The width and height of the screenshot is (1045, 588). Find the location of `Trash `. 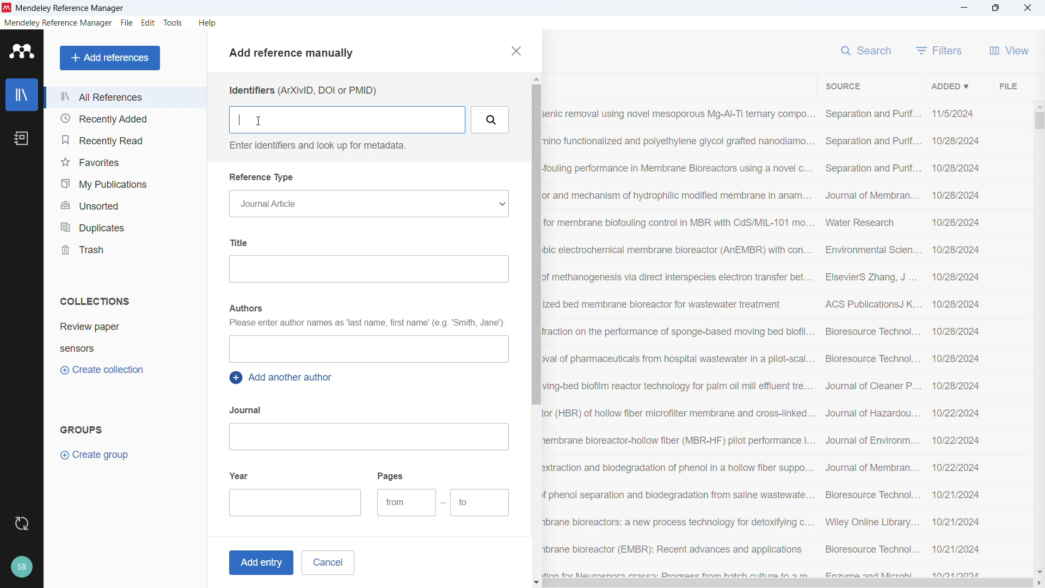

Trash  is located at coordinates (124, 249).